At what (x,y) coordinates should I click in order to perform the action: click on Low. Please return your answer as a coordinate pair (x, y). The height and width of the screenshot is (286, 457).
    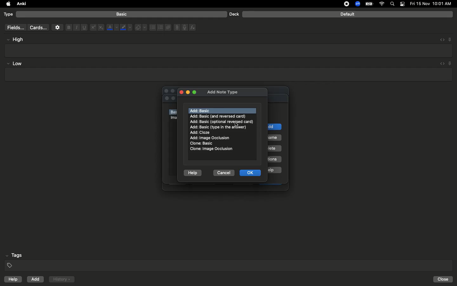
    Looking at the image, I should click on (15, 64).